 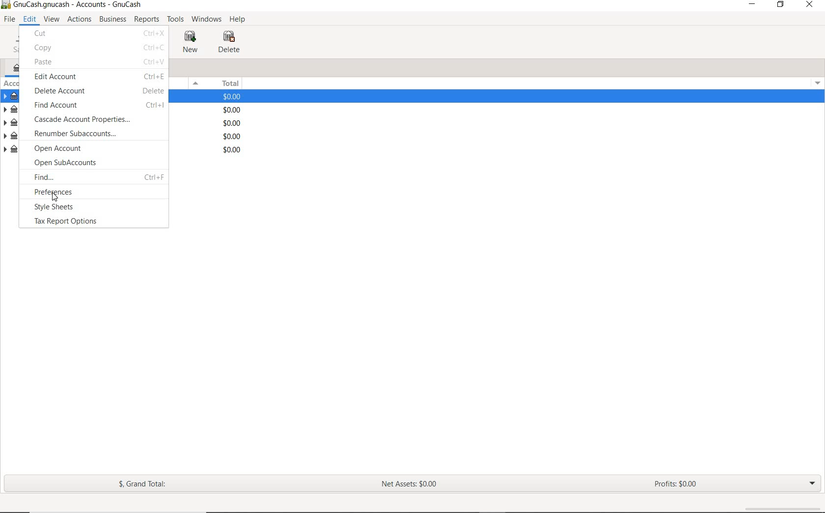 I want to click on NET ASSETS, so click(x=410, y=484).